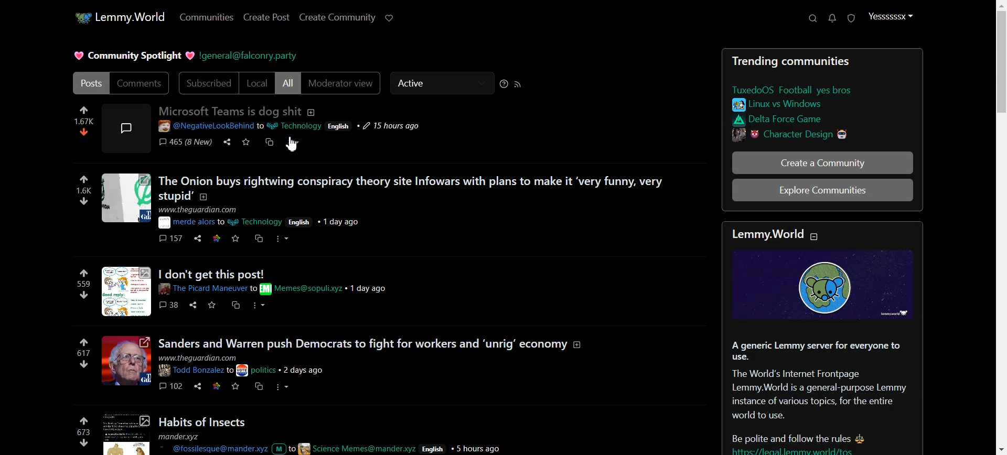 The width and height of the screenshot is (1007, 455). What do you see at coordinates (83, 433) in the screenshot?
I see `numbers` at bounding box center [83, 433].